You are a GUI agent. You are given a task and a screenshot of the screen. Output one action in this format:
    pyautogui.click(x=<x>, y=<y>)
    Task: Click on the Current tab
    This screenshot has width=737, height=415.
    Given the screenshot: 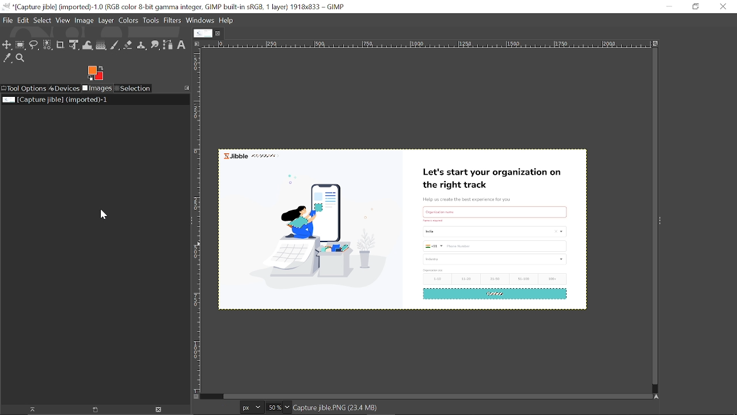 What is the action you would take?
    pyautogui.click(x=203, y=33)
    